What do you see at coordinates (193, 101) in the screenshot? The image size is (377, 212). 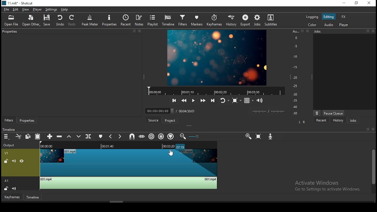 I see `play/pause` at bounding box center [193, 101].